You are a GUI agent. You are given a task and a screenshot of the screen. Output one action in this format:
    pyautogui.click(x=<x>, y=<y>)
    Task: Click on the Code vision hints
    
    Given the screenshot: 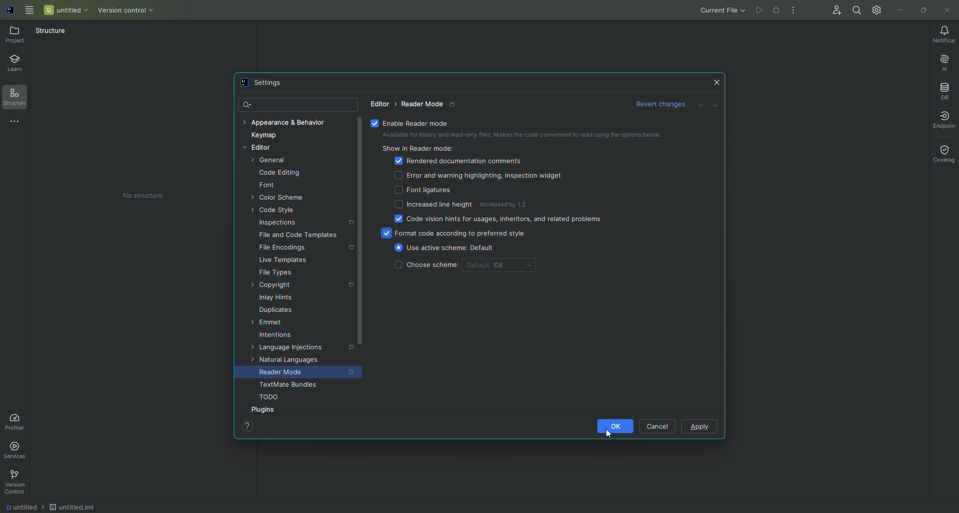 What is the action you would take?
    pyautogui.click(x=495, y=221)
    